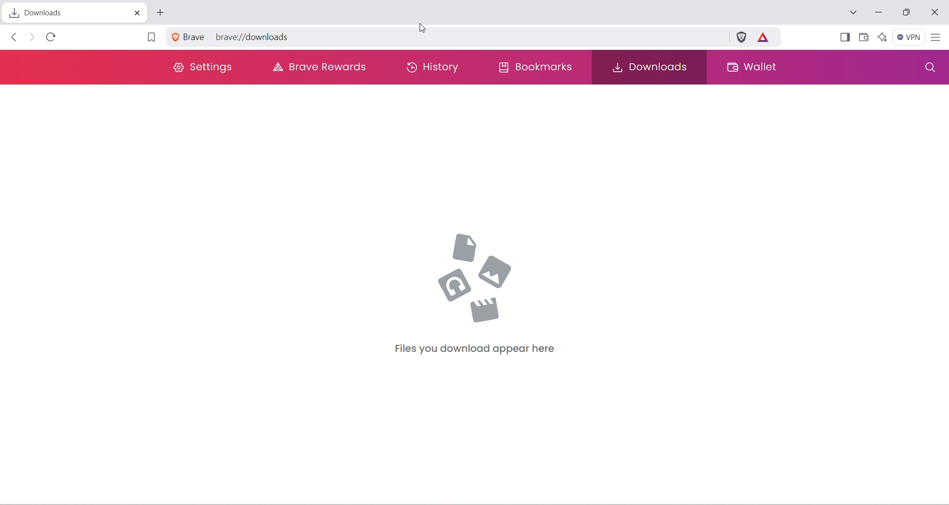 Image resolution: width=949 pixels, height=505 pixels. Describe the element at coordinates (880, 12) in the screenshot. I see `minimize` at that location.